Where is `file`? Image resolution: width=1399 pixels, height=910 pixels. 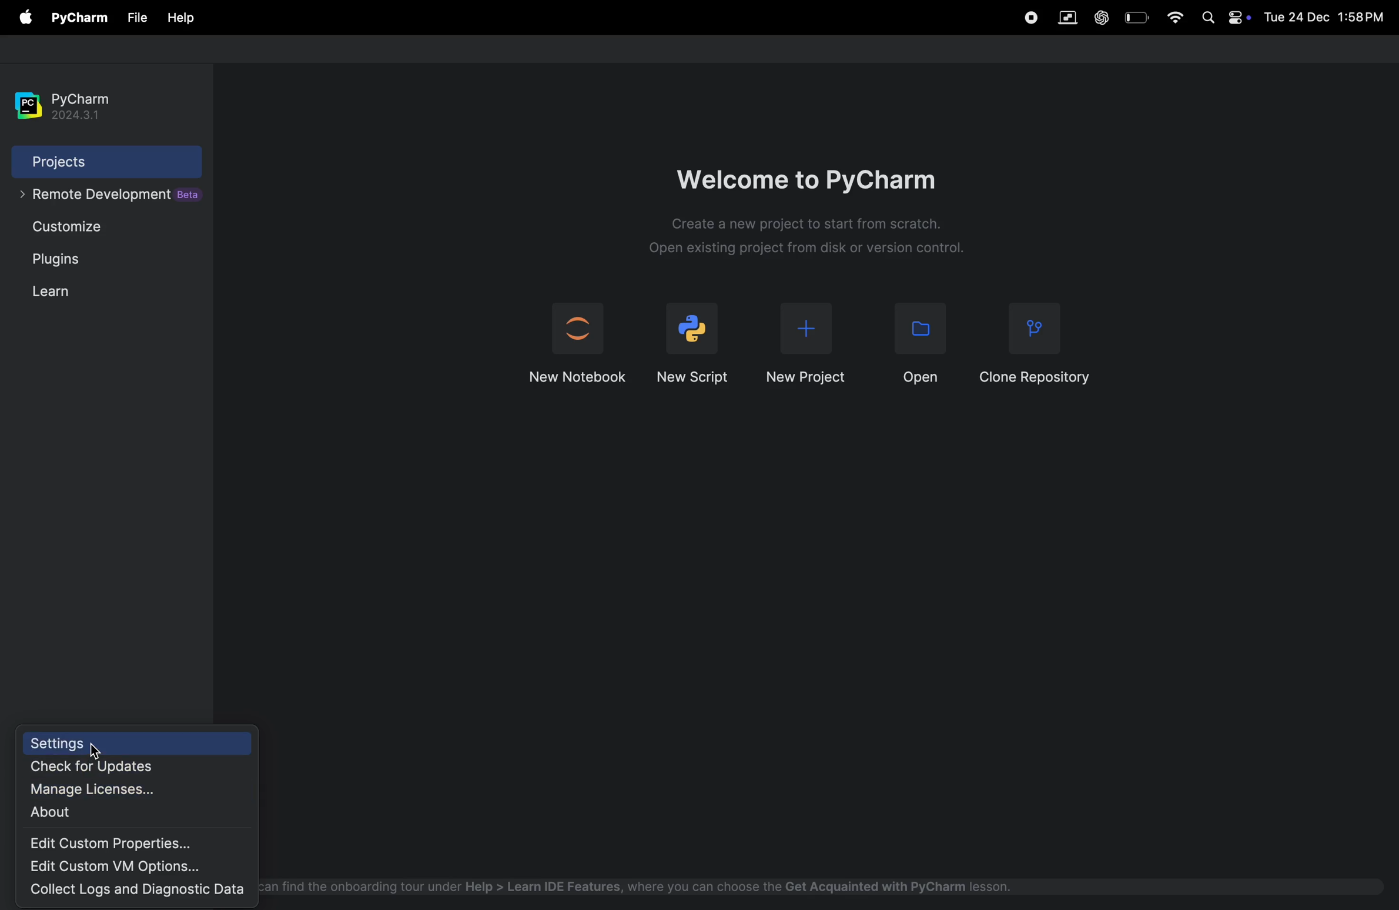 file is located at coordinates (180, 19).